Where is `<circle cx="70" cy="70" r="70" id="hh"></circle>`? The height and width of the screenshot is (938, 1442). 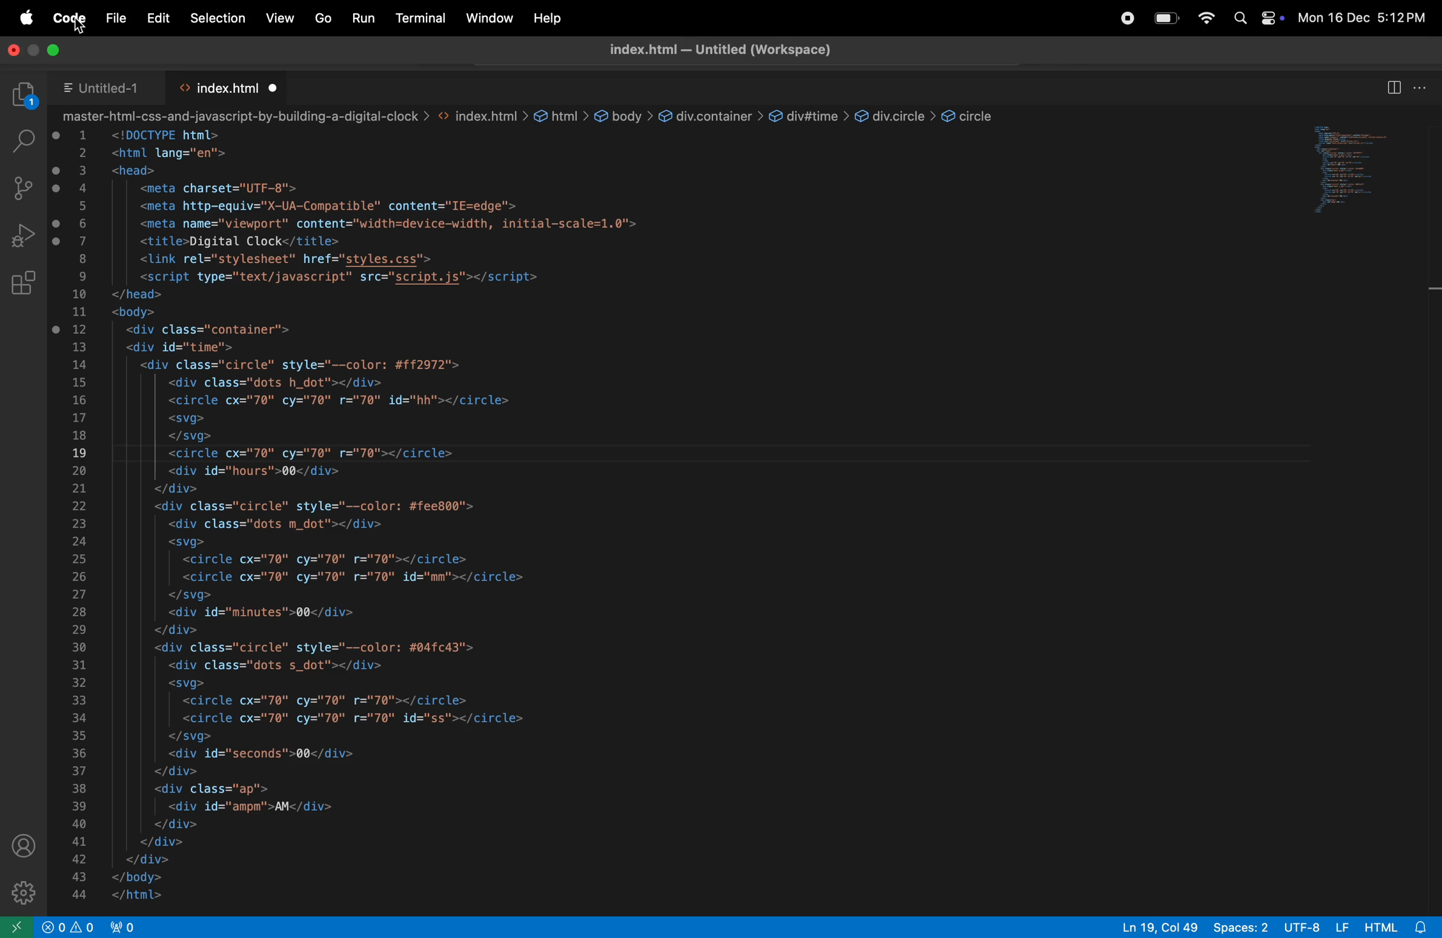 <circle cx="70" cy="70" r="70" id="hh"></circle> is located at coordinates (343, 400).